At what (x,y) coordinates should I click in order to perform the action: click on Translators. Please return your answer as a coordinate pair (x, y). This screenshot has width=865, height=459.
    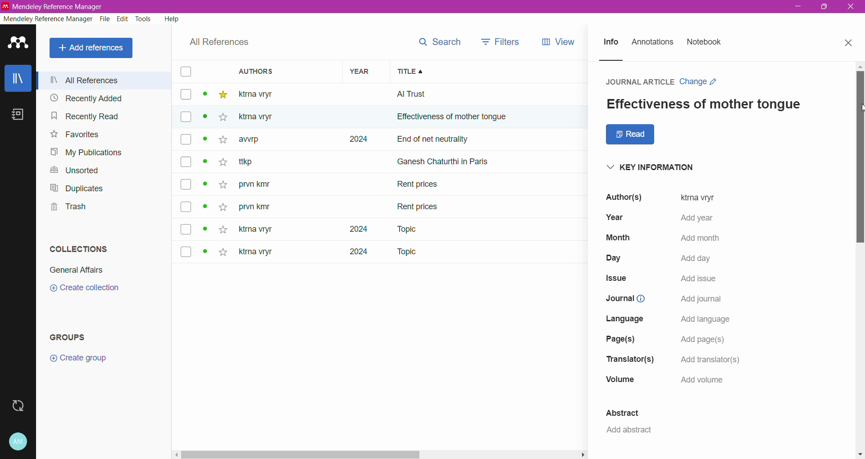
    Looking at the image, I should click on (630, 360).